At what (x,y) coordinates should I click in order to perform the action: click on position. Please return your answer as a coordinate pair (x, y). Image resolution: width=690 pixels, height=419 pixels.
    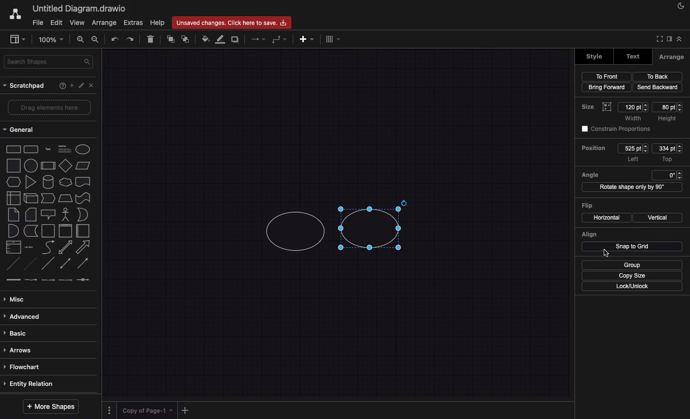
    Looking at the image, I should click on (594, 148).